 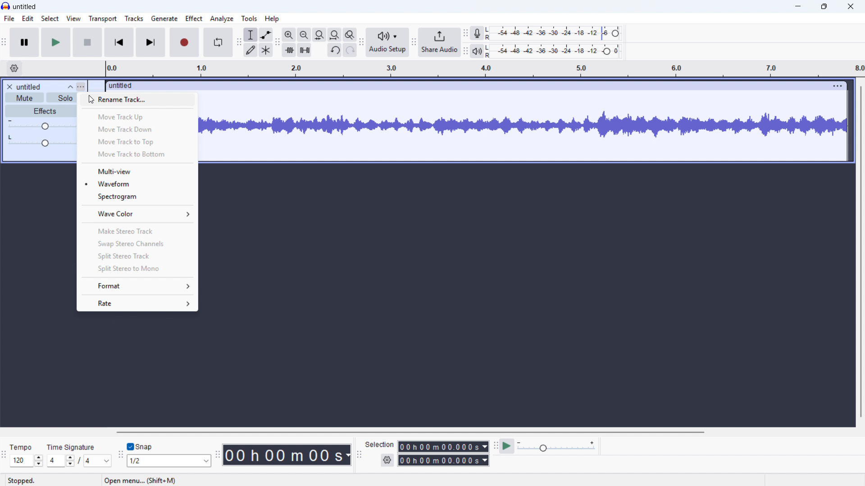 What do you see at coordinates (555, 51) in the screenshot?
I see `Playback level ` at bounding box center [555, 51].